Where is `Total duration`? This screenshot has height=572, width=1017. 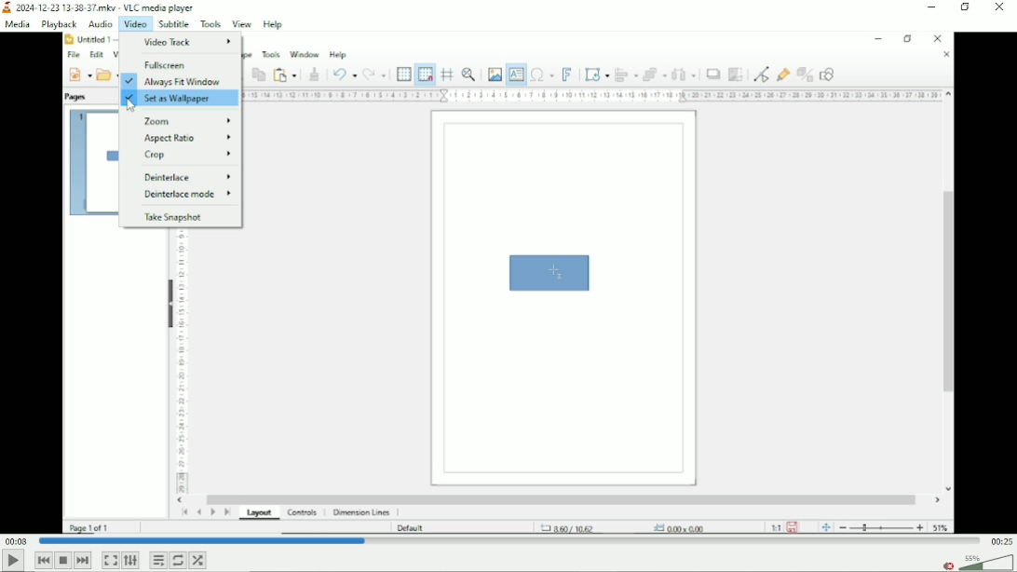
Total duration is located at coordinates (1000, 540).